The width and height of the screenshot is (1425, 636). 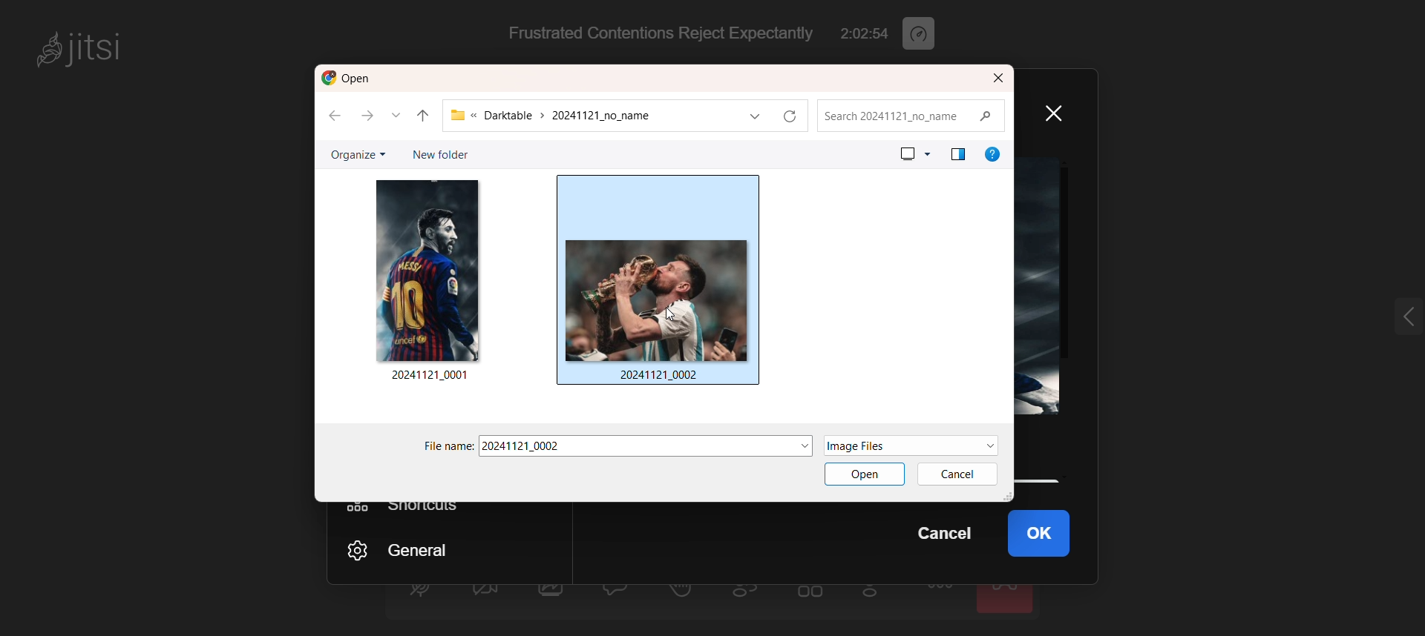 What do you see at coordinates (86, 47) in the screenshot?
I see `Jitsi` at bounding box center [86, 47].